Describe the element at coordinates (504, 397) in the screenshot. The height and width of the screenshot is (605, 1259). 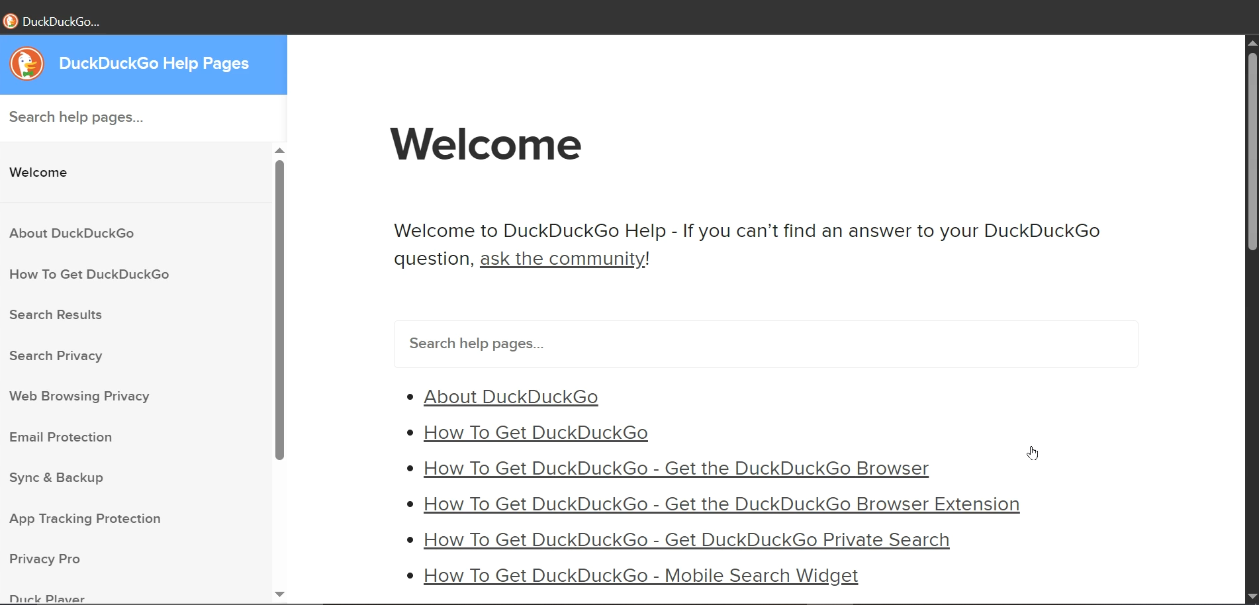
I see `* About DuckDuckGo` at that location.